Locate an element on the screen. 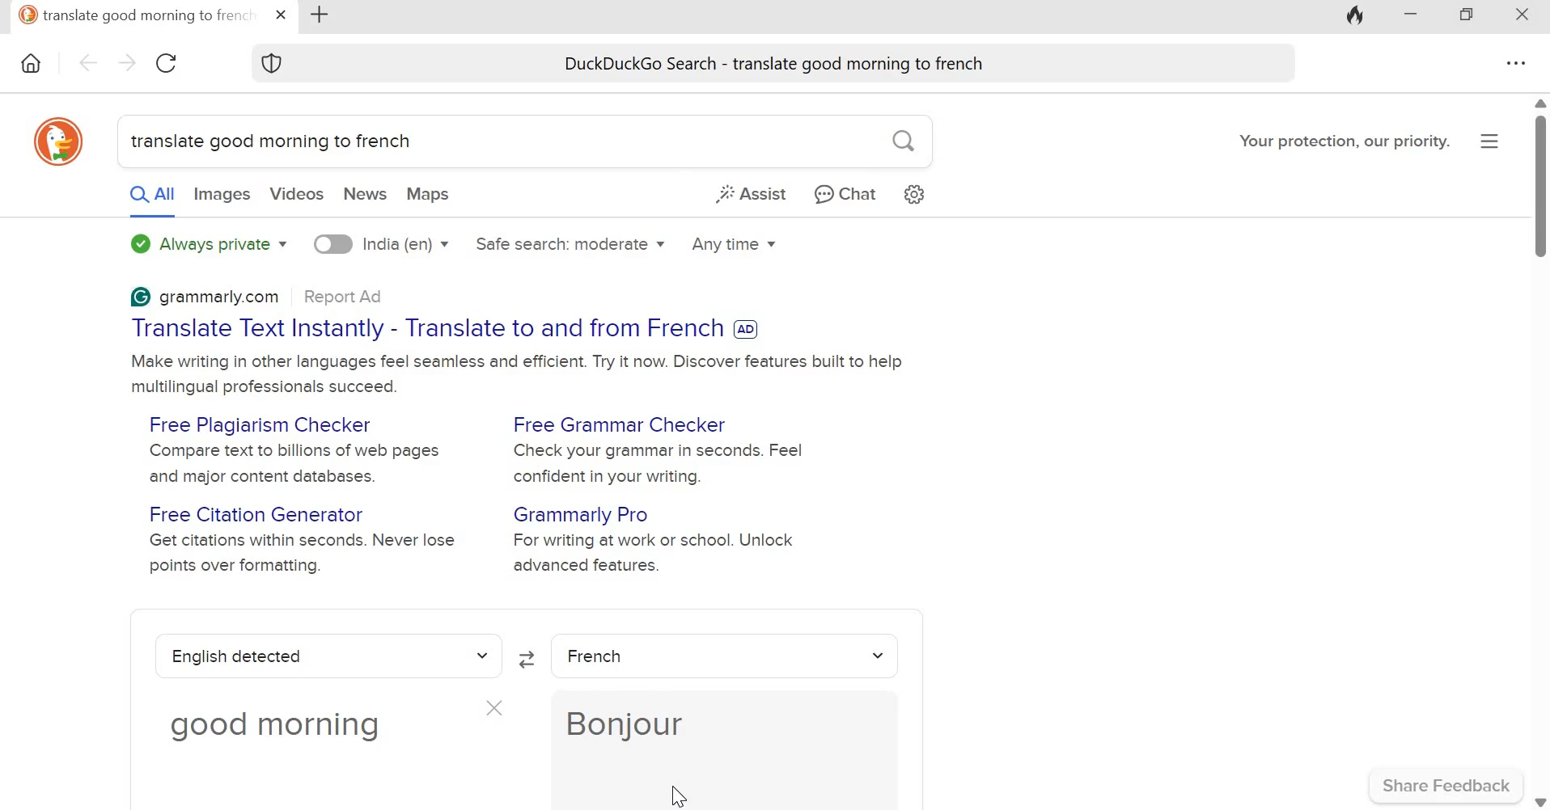 This screenshot has height=810, width=1550. Free Plagiarism Checker is located at coordinates (263, 424).